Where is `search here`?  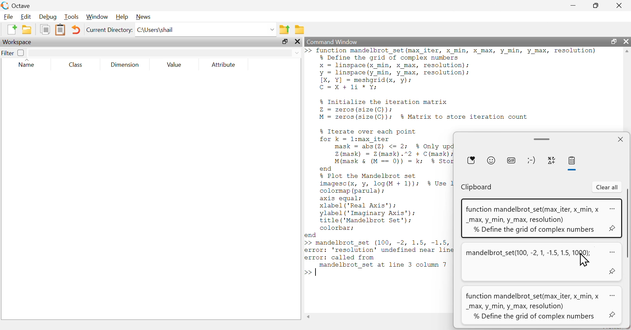
search here is located at coordinates (165, 52).